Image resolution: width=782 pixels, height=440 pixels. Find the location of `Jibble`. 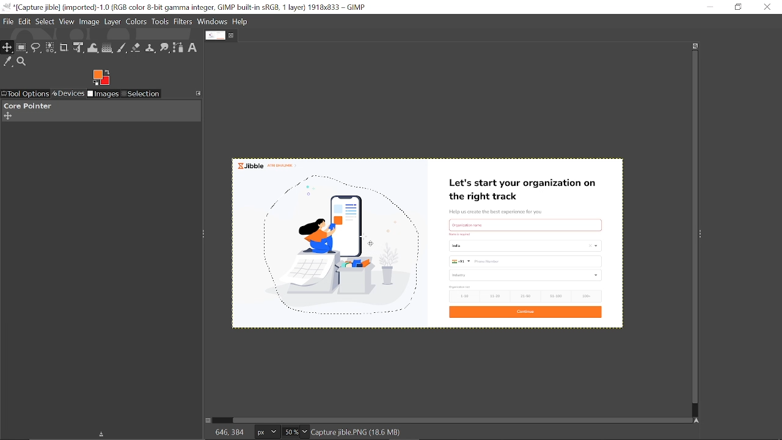

Jibble is located at coordinates (266, 164).